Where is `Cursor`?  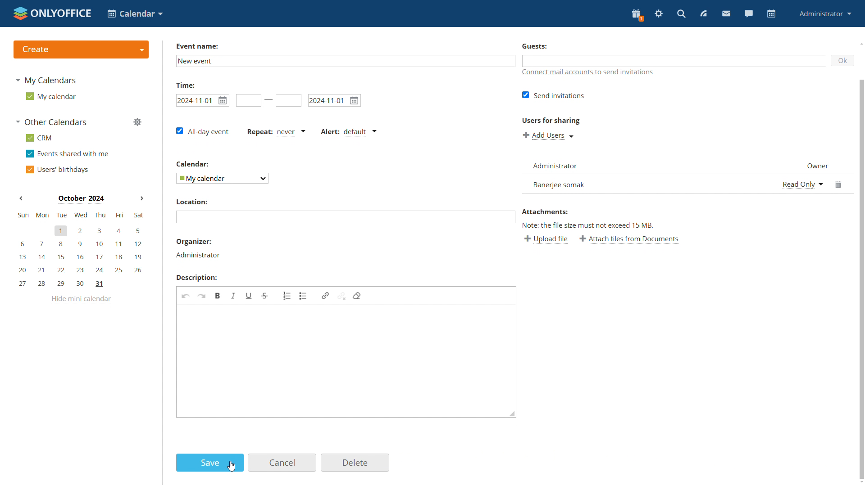
Cursor is located at coordinates (232, 466).